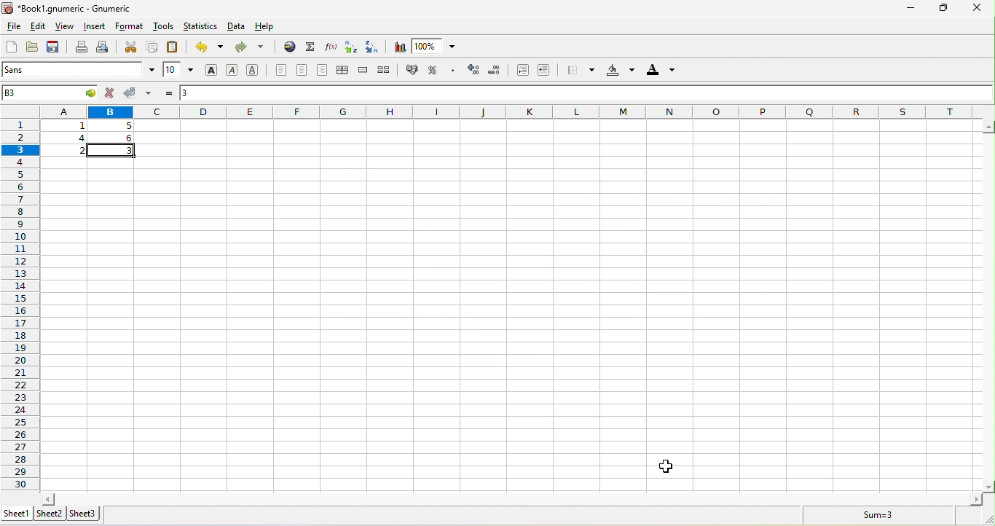 The height and width of the screenshot is (526, 995). Describe the element at coordinates (20, 297) in the screenshot. I see `rows` at that location.